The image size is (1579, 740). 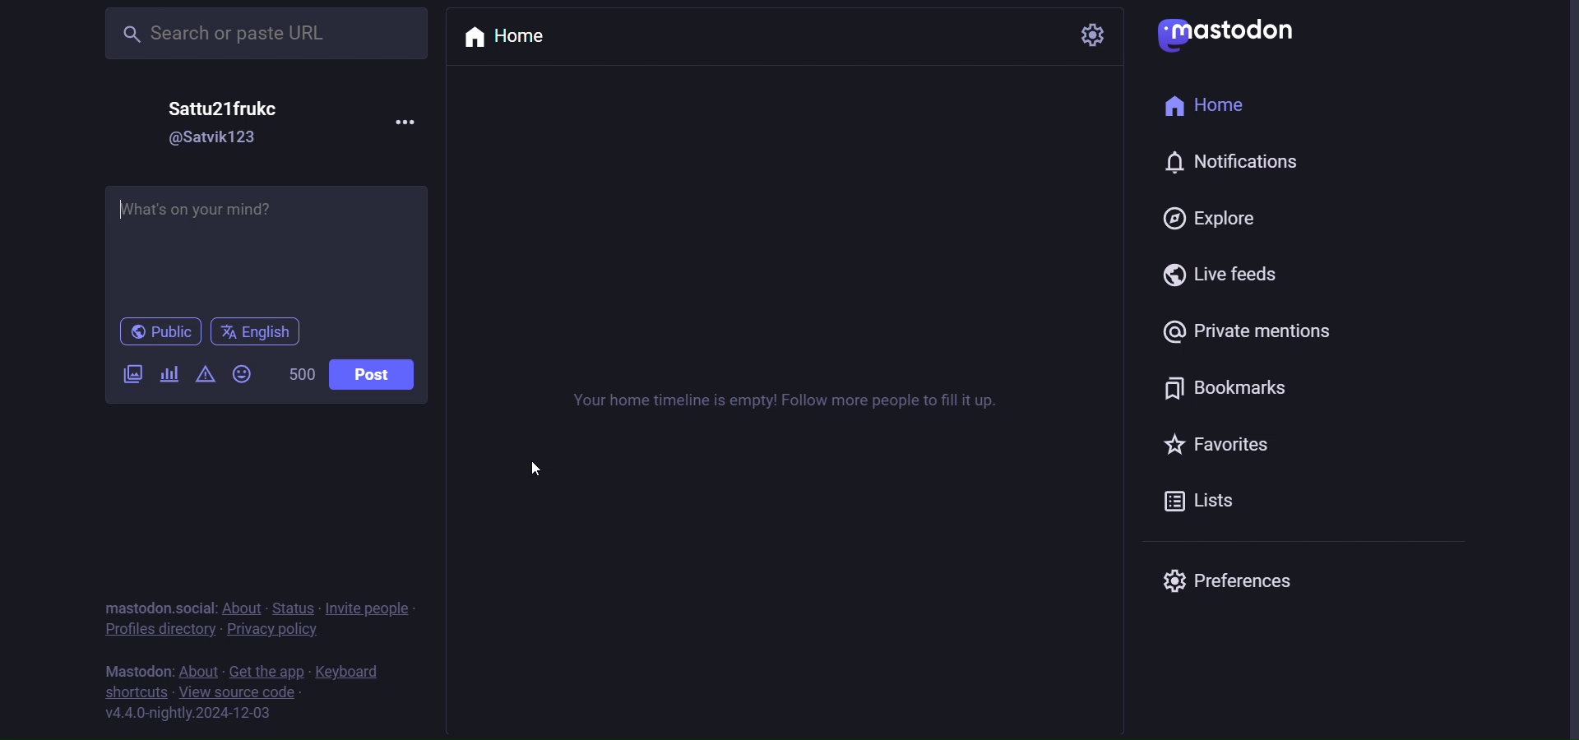 I want to click on mastodon, so click(x=133, y=669).